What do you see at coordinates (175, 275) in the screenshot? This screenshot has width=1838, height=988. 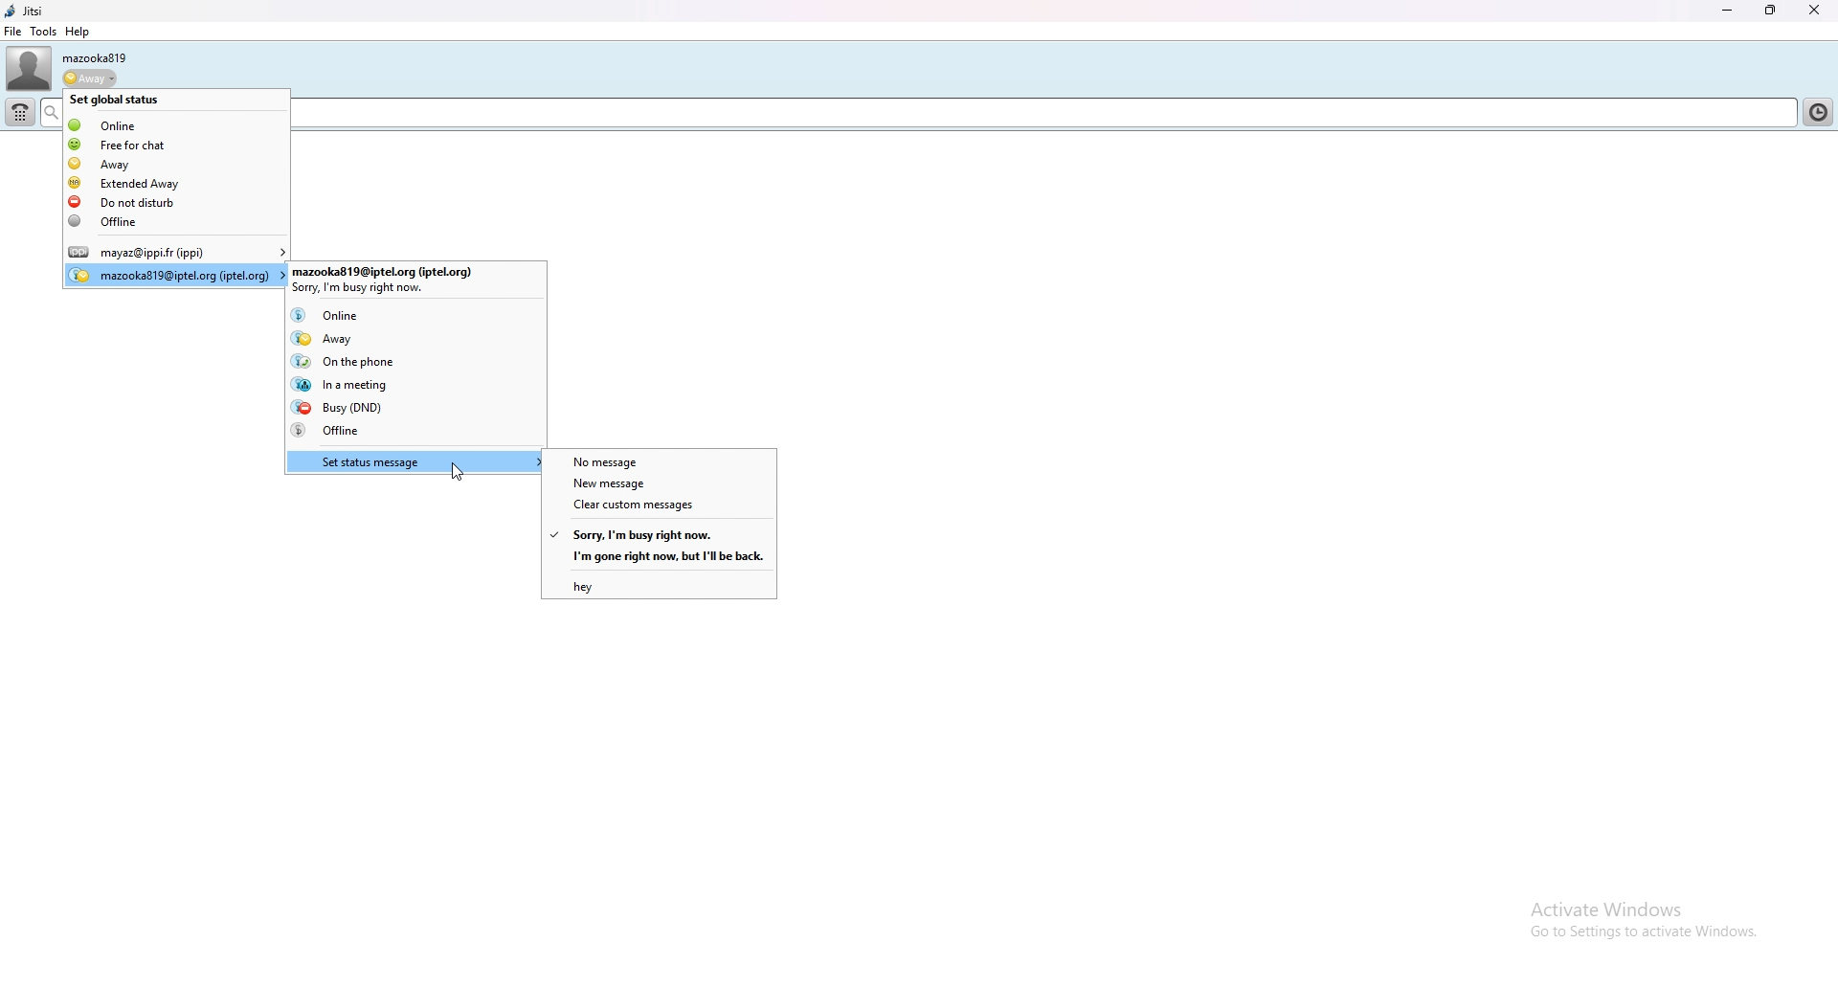 I see `user account` at bounding box center [175, 275].